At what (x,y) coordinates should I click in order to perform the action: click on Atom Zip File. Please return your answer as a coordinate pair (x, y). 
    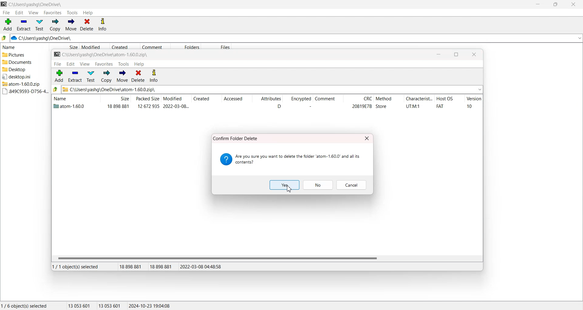
    Looking at the image, I should click on (23, 84).